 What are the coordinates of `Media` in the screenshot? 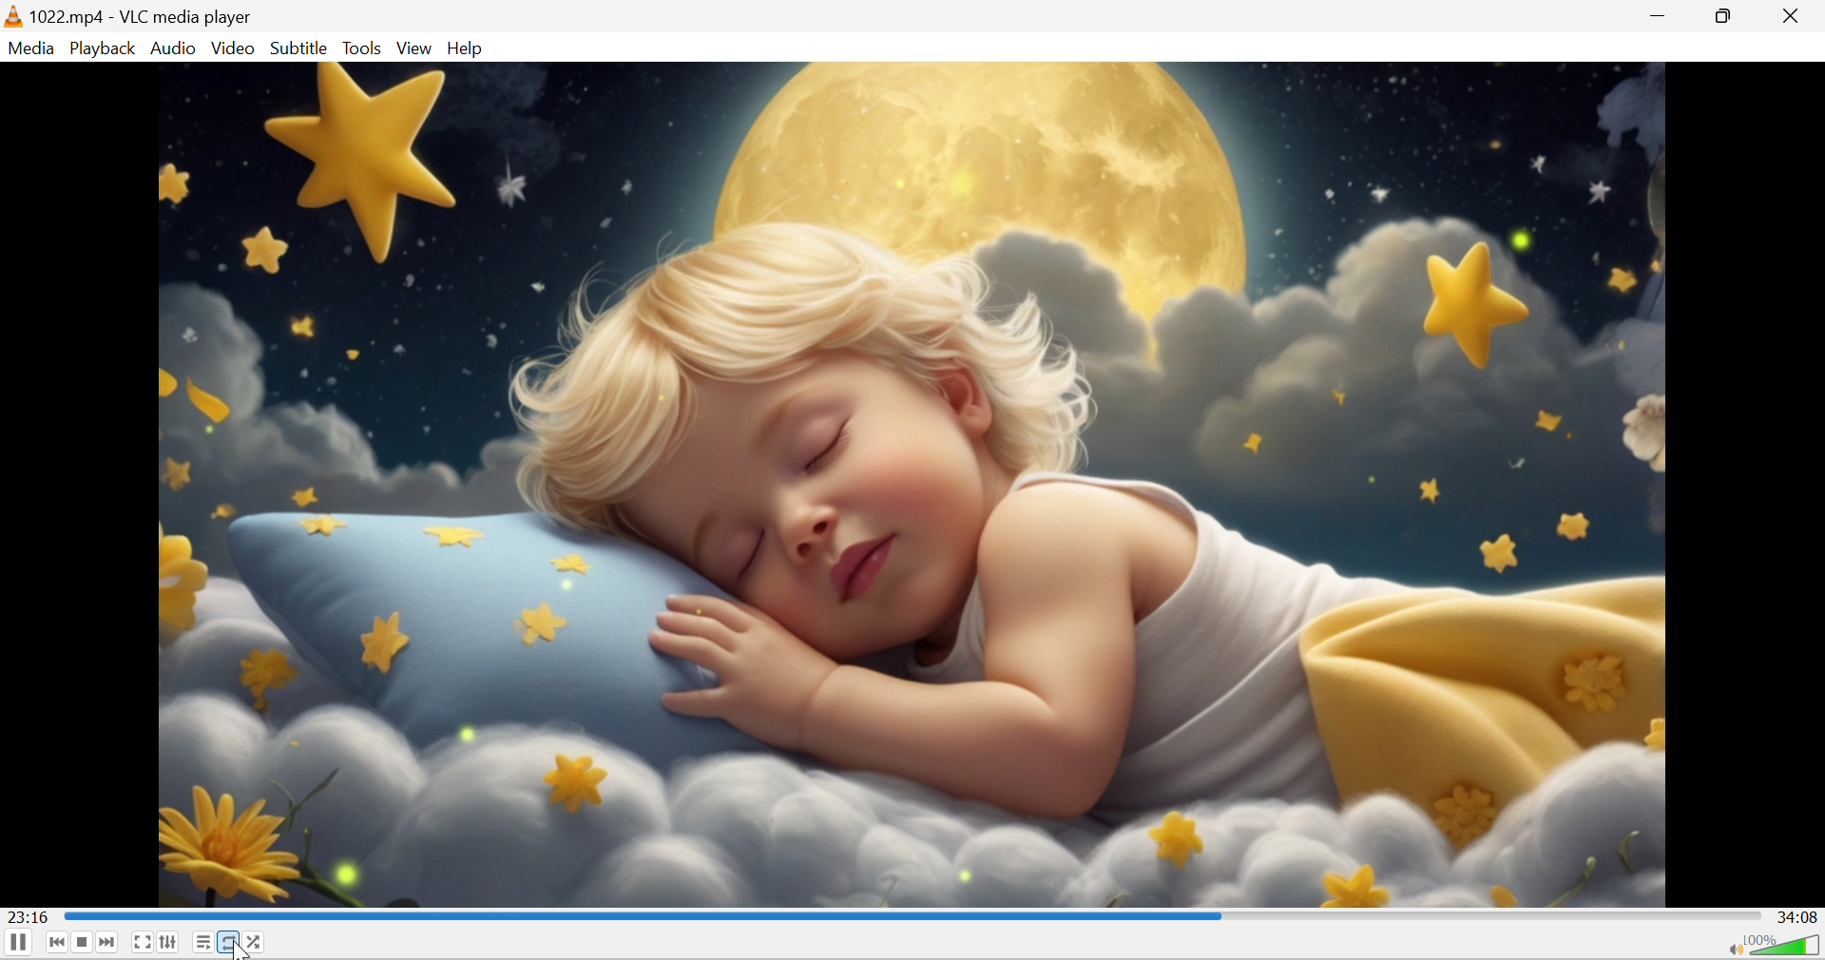 It's located at (30, 48).